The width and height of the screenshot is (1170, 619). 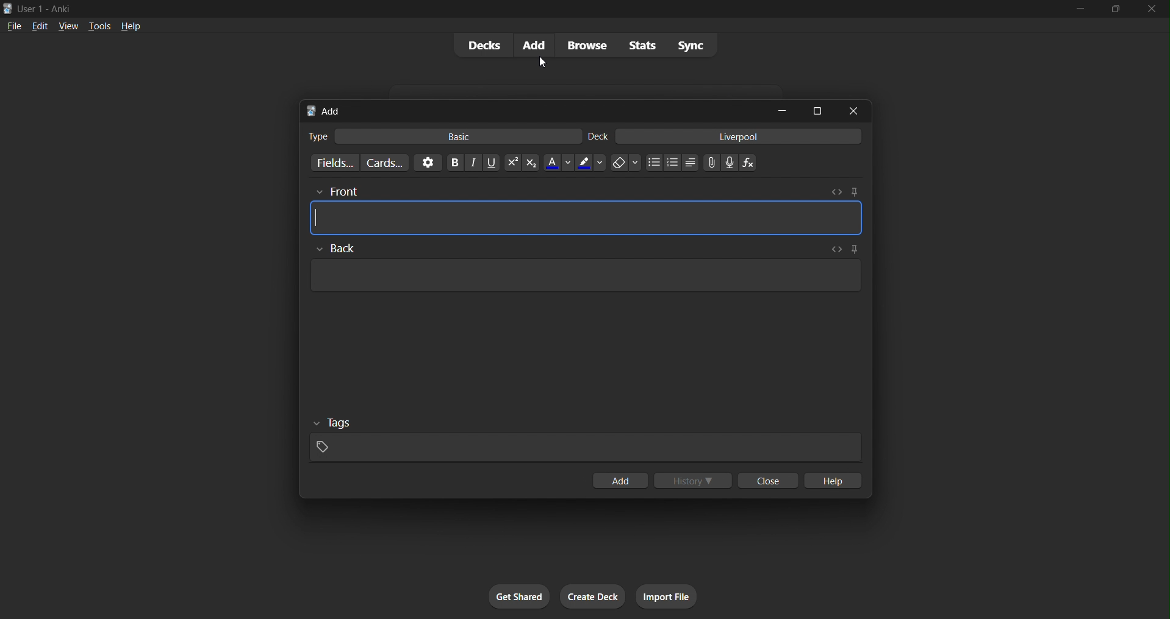 What do you see at coordinates (557, 164) in the screenshot?
I see `text color` at bounding box center [557, 164].